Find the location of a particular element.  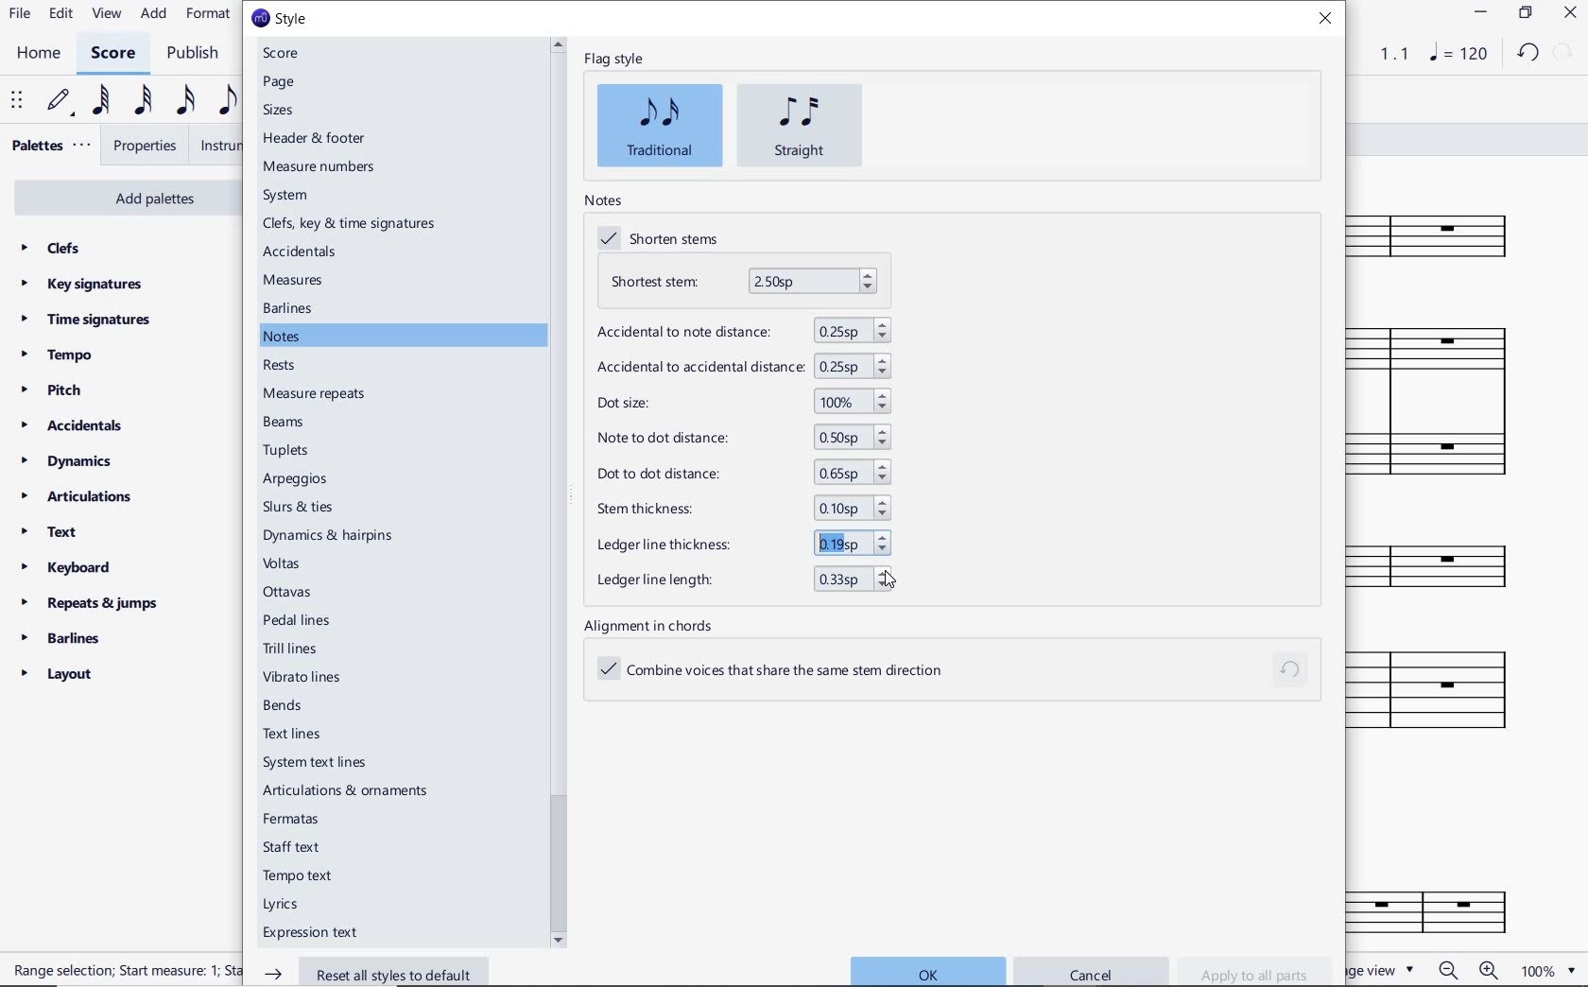

bends is located at coordinates (287, 704).